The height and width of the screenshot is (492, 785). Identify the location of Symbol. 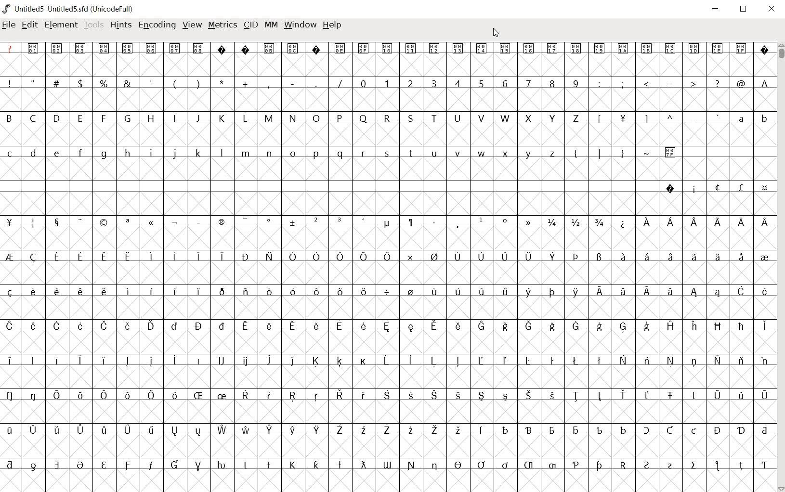
(389, 257).